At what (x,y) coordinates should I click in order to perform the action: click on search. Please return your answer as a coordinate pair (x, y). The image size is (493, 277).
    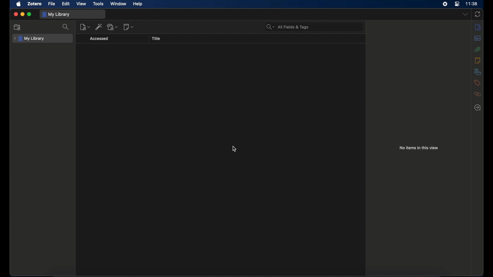
    Looking at the image, I should click on (66, 27).